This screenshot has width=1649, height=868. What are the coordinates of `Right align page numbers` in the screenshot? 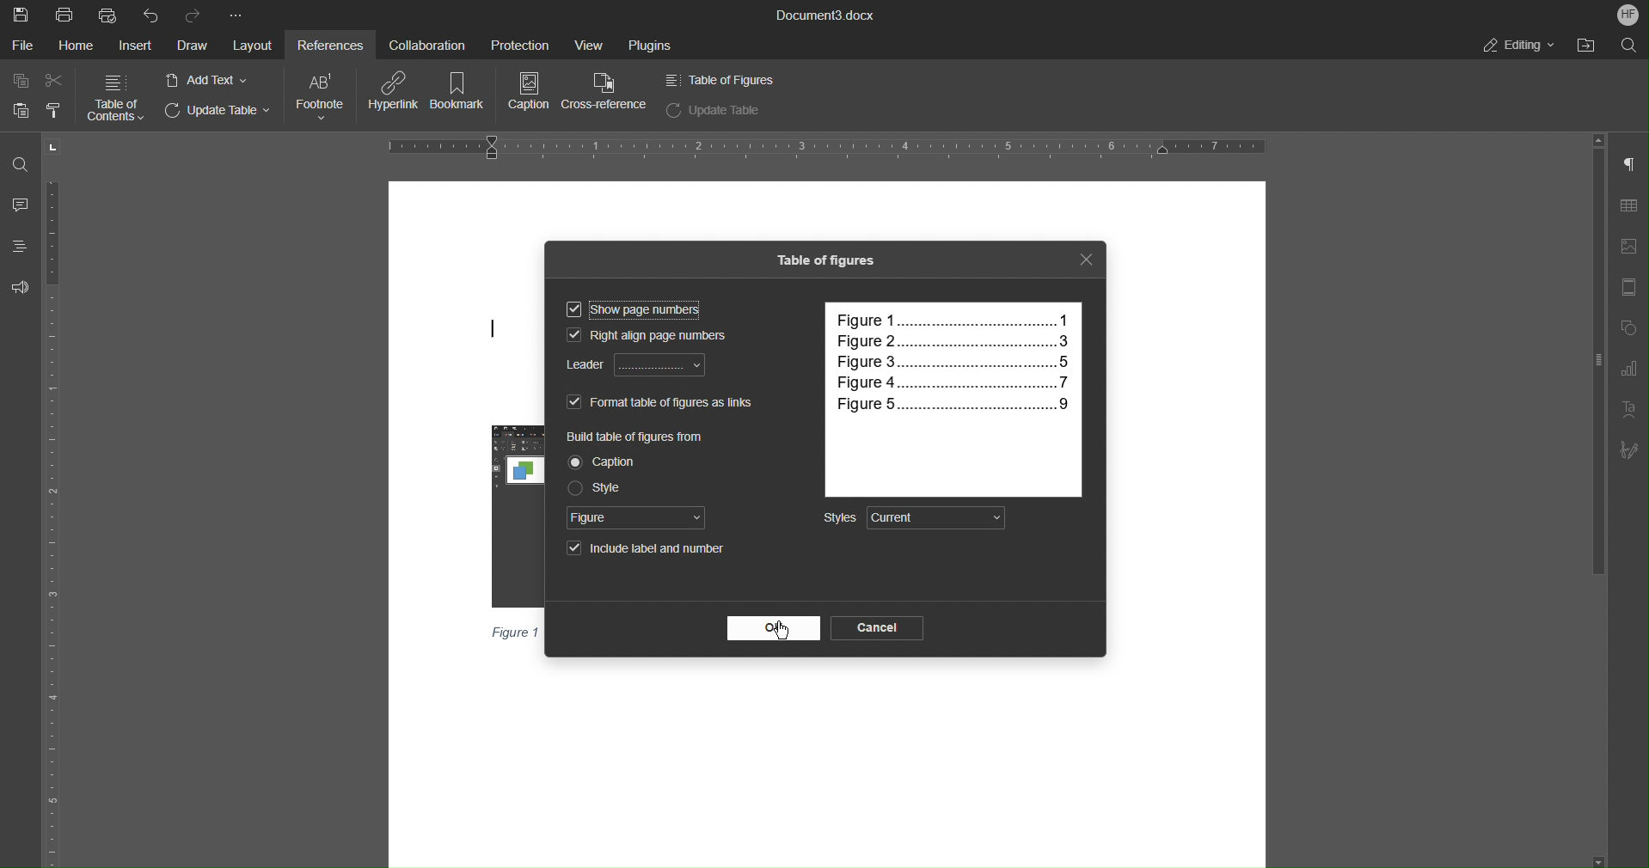 It's located at (654, 336).